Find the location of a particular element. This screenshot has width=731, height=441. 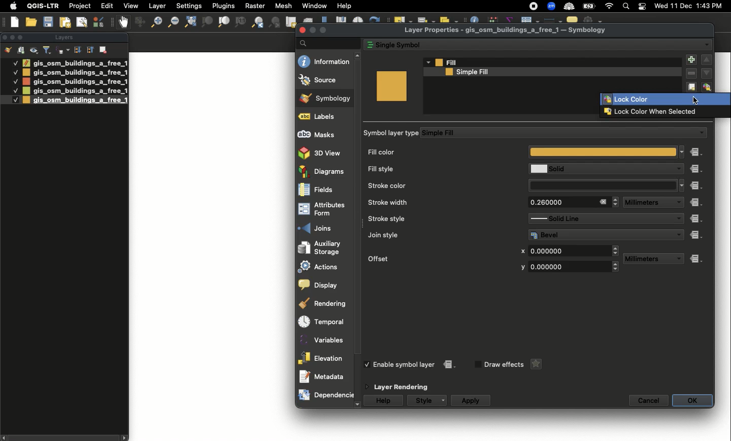

Maximize is located at coordinates (22, 37).